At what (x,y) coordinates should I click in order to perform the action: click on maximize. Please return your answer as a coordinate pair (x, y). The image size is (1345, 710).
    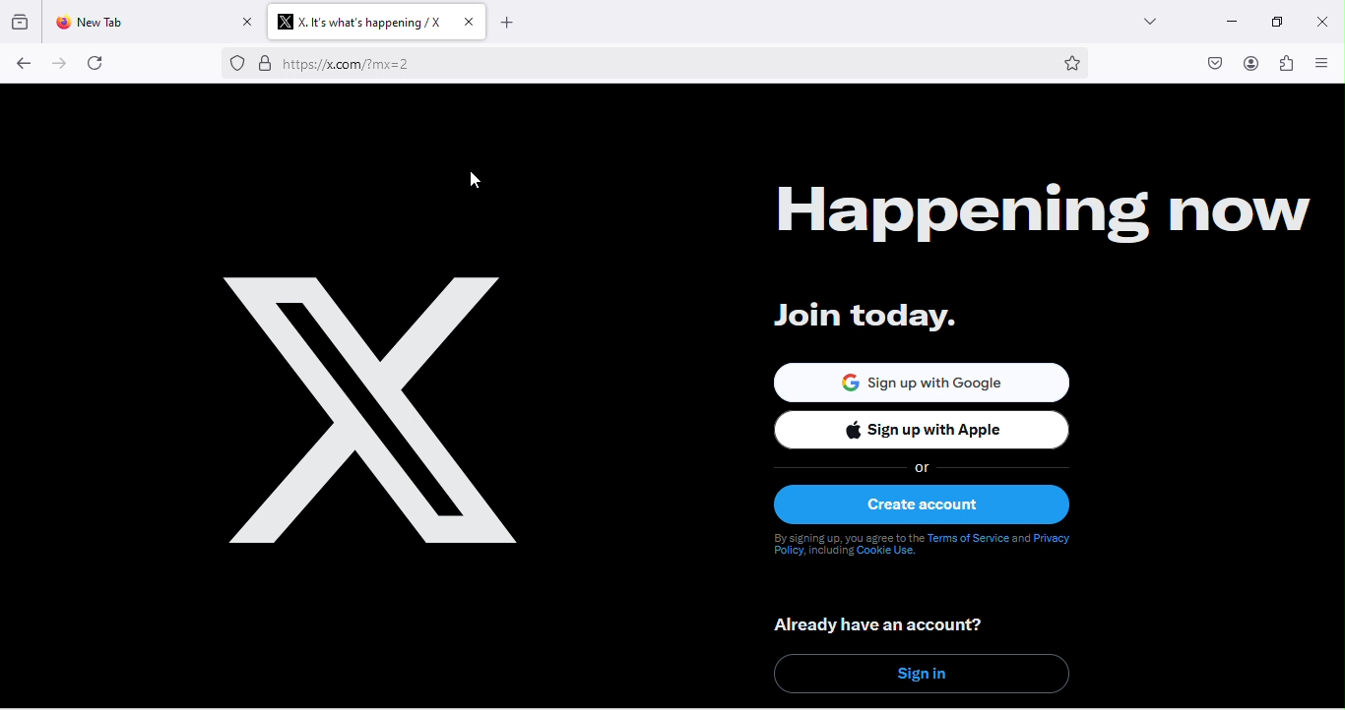
    Looking at the image, I should click on (1278, 22).